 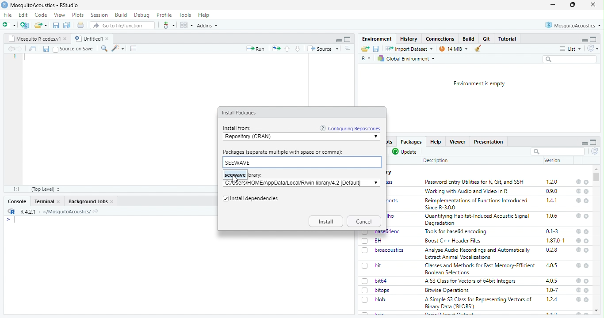 I want to click on Go to file/function, so click(x=122, y=25).